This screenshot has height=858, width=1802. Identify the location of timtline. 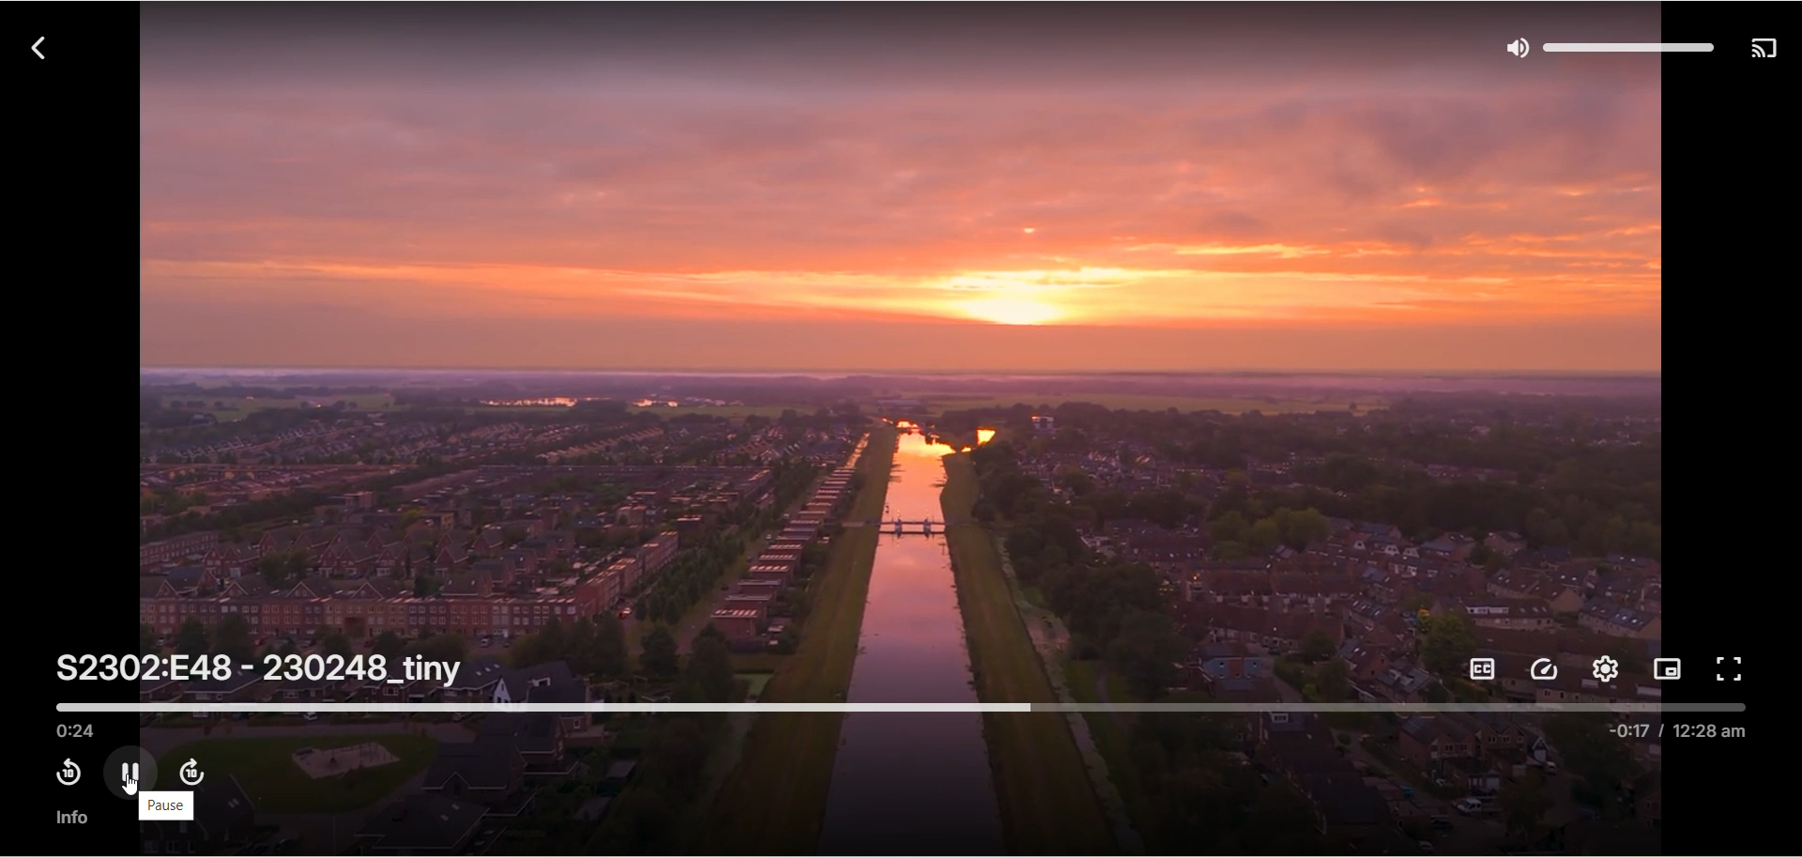
(905, 704).